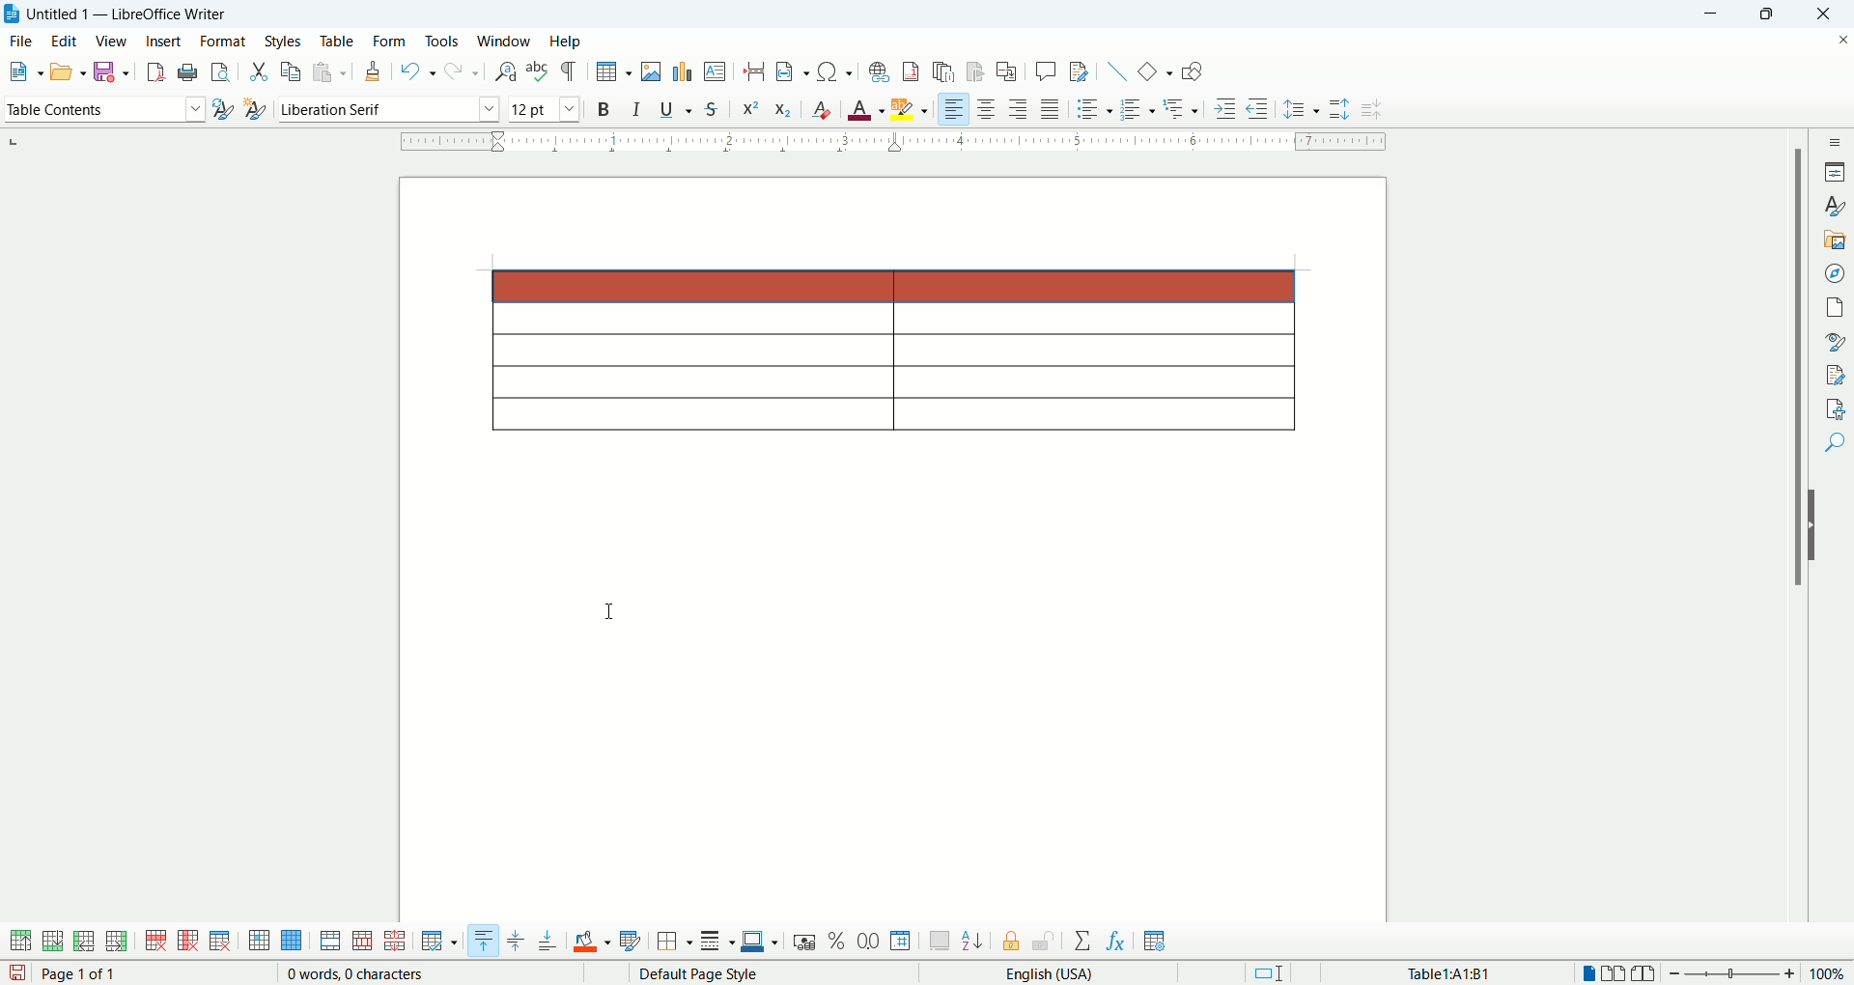 The height and width of the screenshot is (985, 1854). Describe the element at coordinates (902, 940) in the screenshot. I see `number format` at that location.